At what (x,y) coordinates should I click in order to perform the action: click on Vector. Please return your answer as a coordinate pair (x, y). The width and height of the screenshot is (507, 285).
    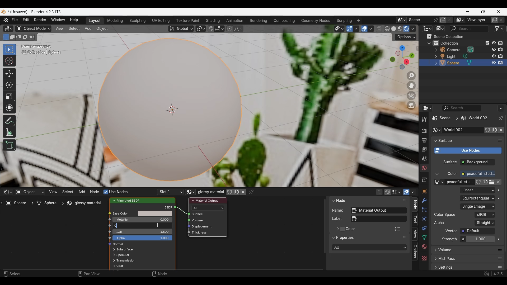
    Looking at the image, I should click on (477, 231).